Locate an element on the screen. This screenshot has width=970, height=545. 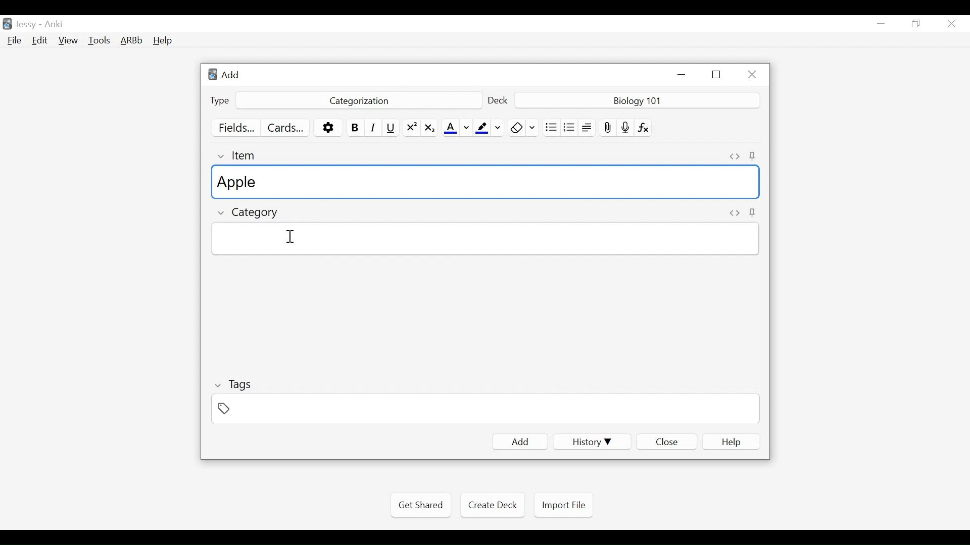
Type is located at coordinates (220, 101).